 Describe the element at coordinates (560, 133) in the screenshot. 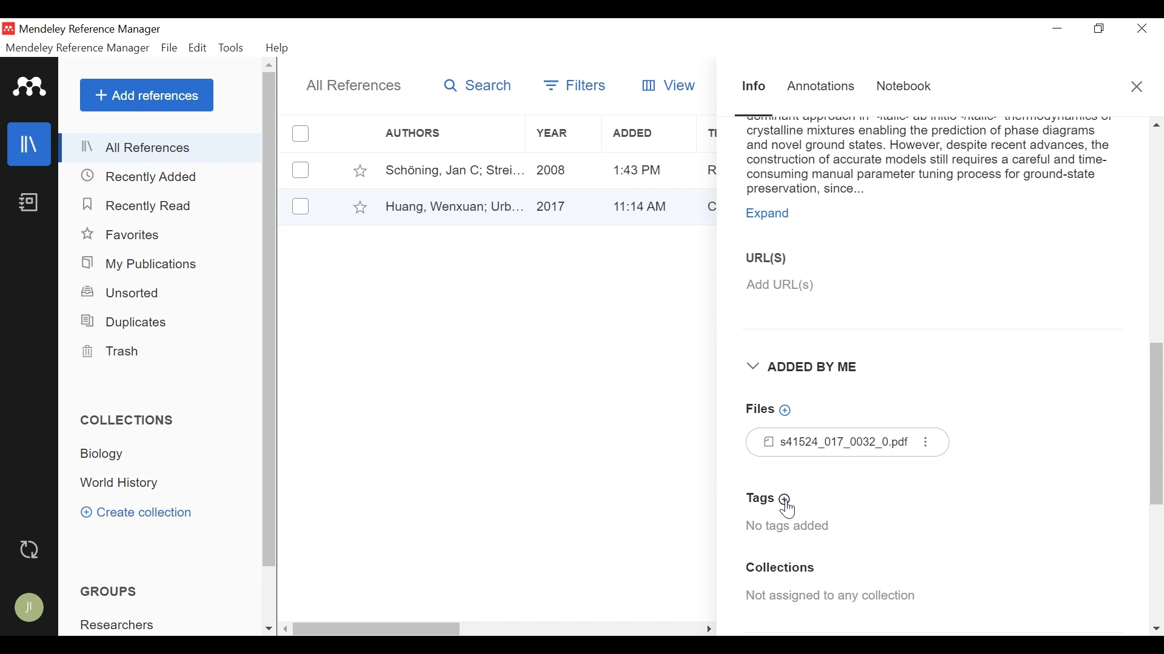

I see `Year` at that location.